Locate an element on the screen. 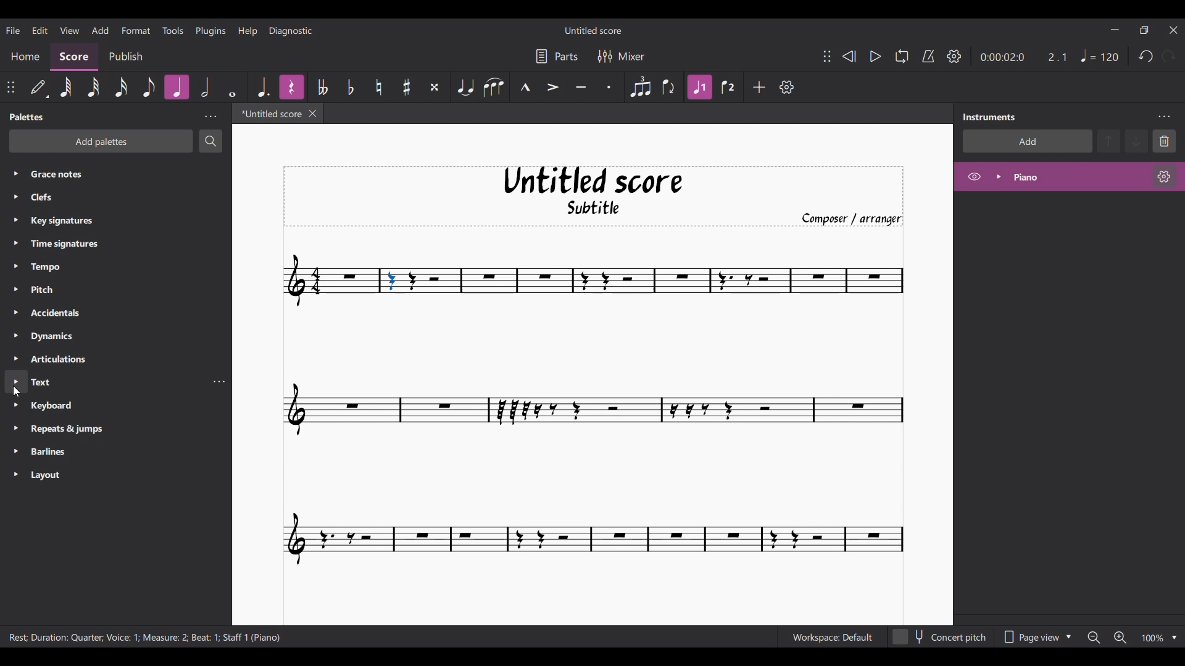 This screenshot has height=666, width=1185. Delete selection is located at coordinates (1164, 141).